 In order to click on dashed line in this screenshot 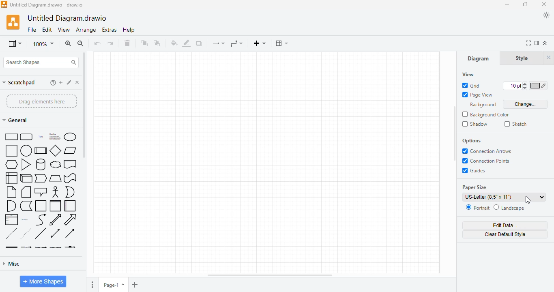, I will do `click(11, 233)`.